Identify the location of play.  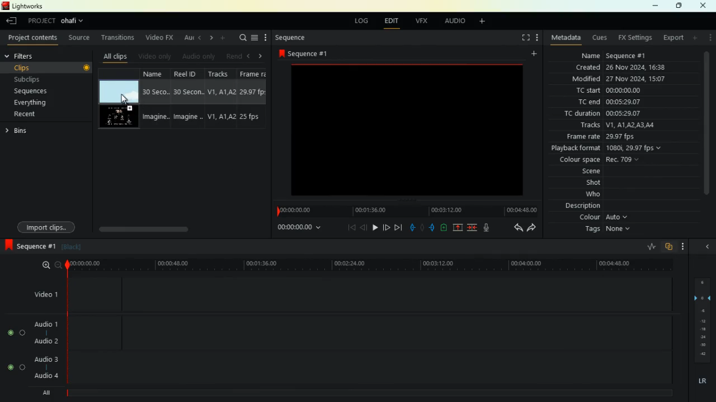
(374, 229).